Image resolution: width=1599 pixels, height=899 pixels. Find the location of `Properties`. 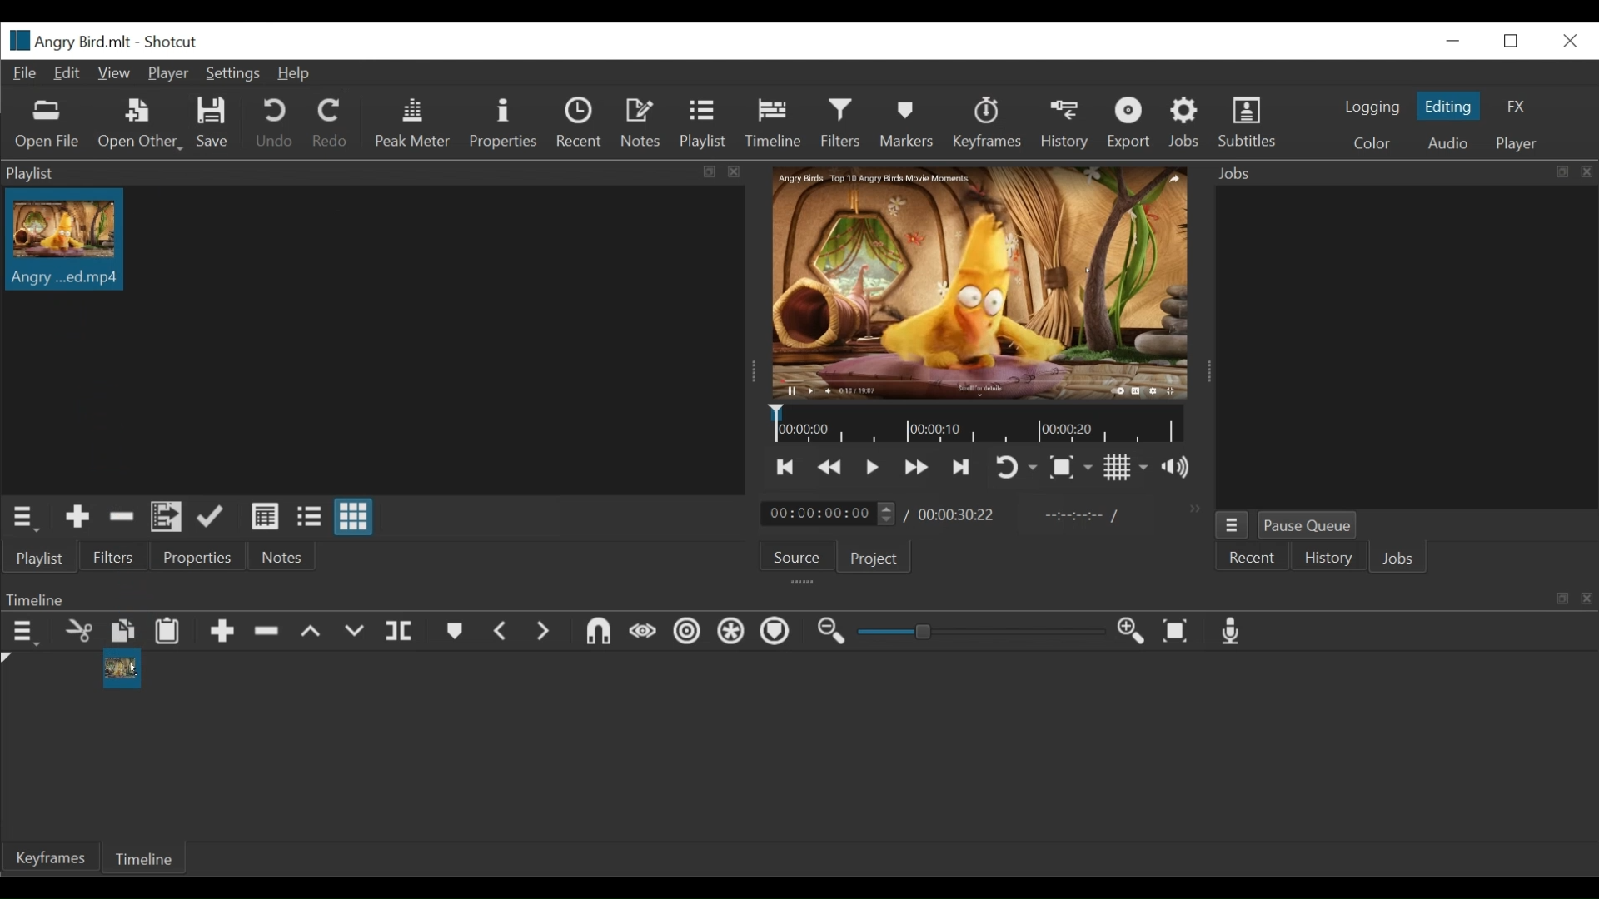

Properties is located at coordinates (197, 555).